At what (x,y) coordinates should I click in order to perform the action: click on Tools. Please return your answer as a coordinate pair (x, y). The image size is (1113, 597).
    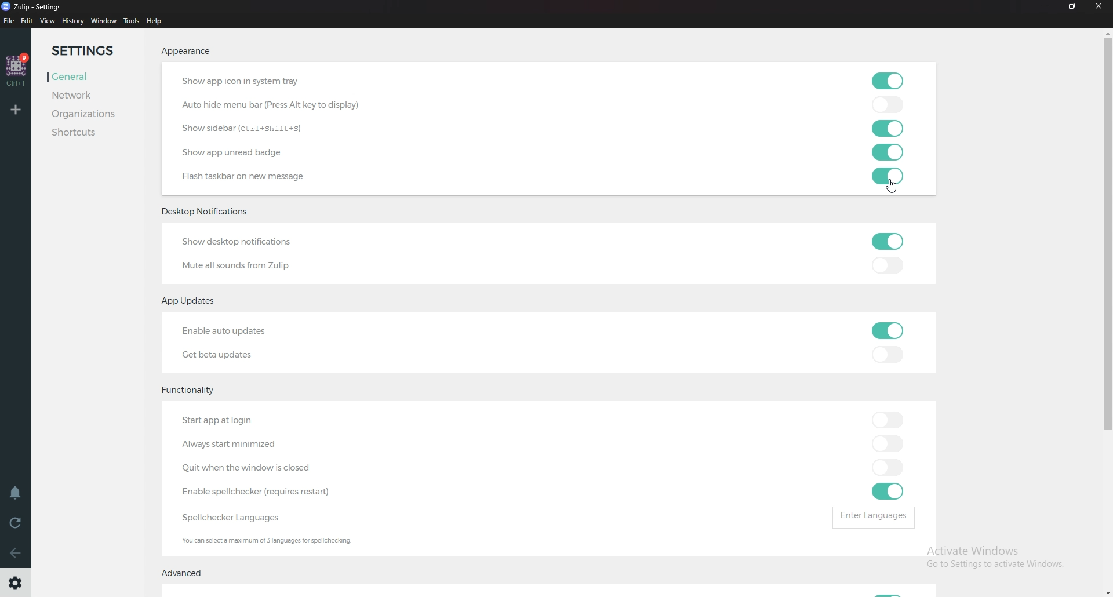
    Looking at the image, I should click on (132, 21).